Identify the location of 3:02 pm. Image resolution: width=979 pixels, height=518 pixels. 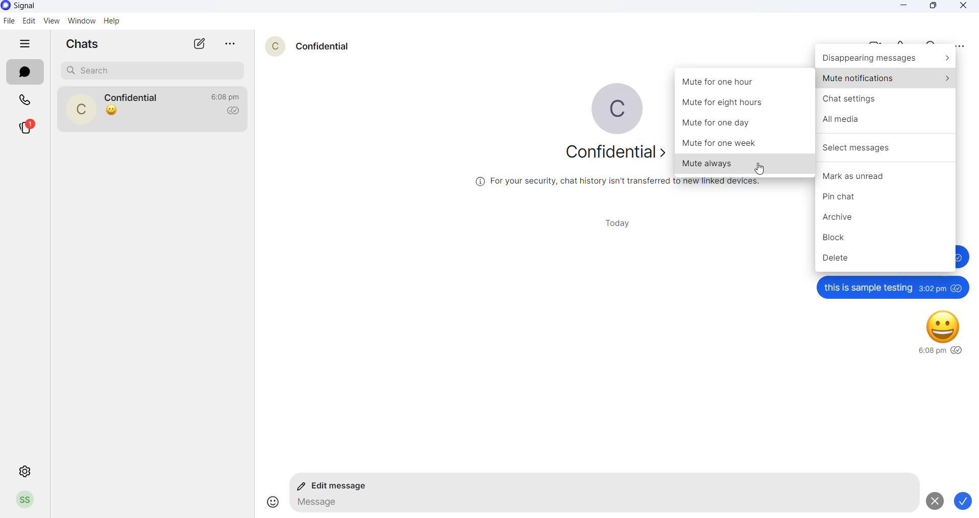
(932, 288).